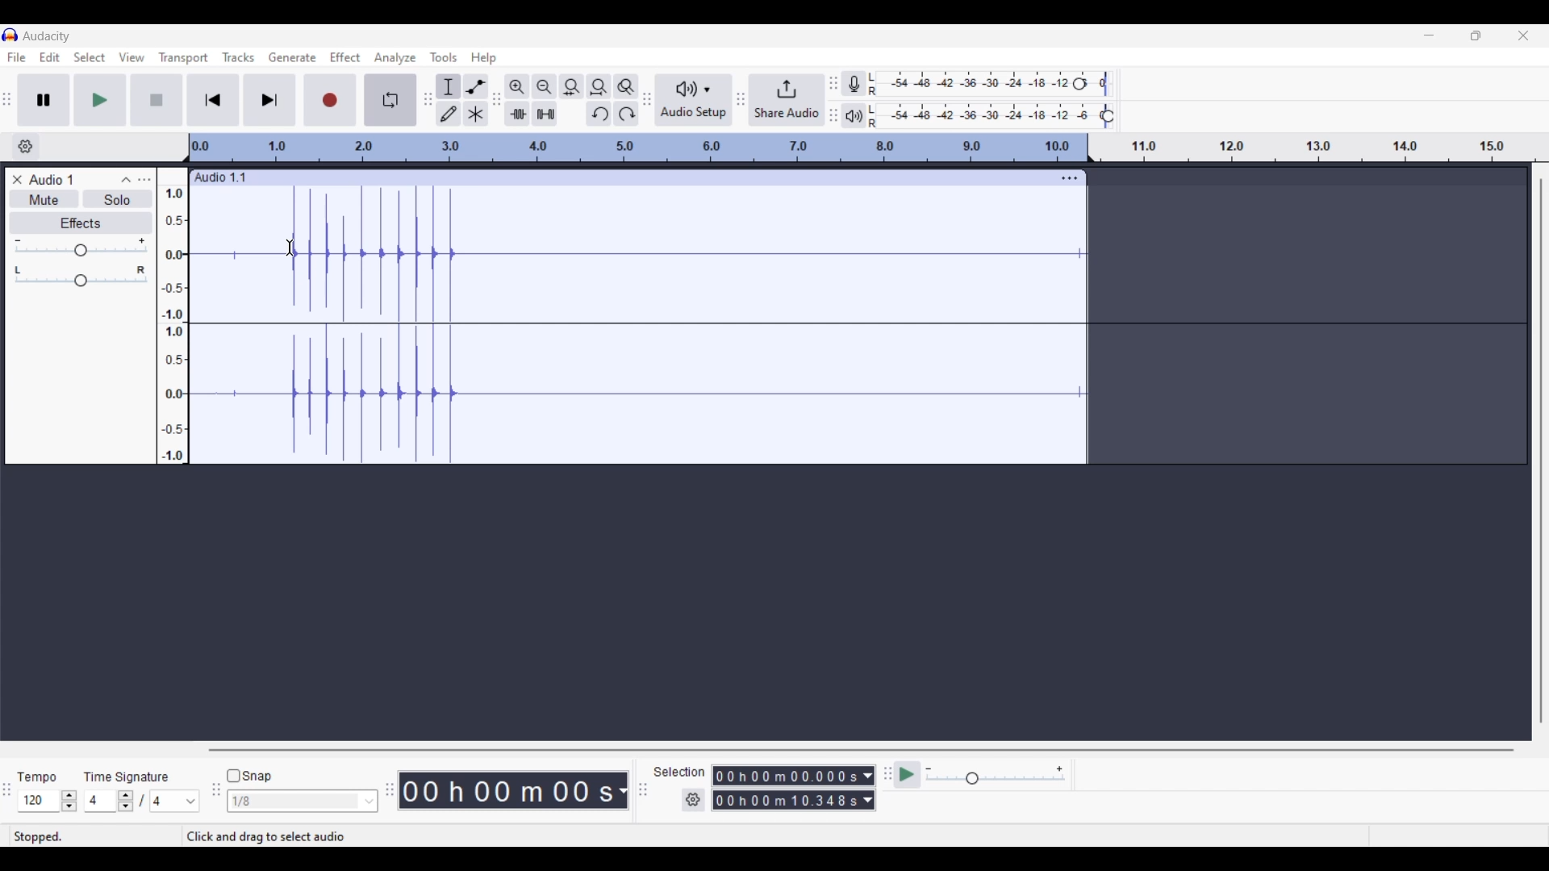  I want to click on Status of recording, so click(94, 836).